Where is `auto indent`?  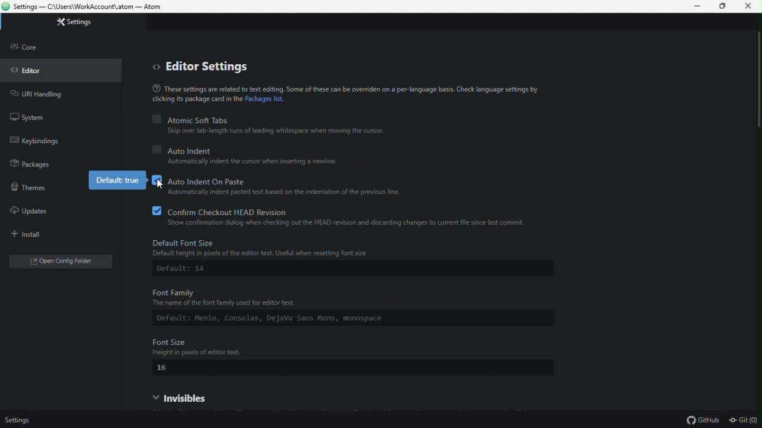 auto indent is located at coordinates (258, 150).